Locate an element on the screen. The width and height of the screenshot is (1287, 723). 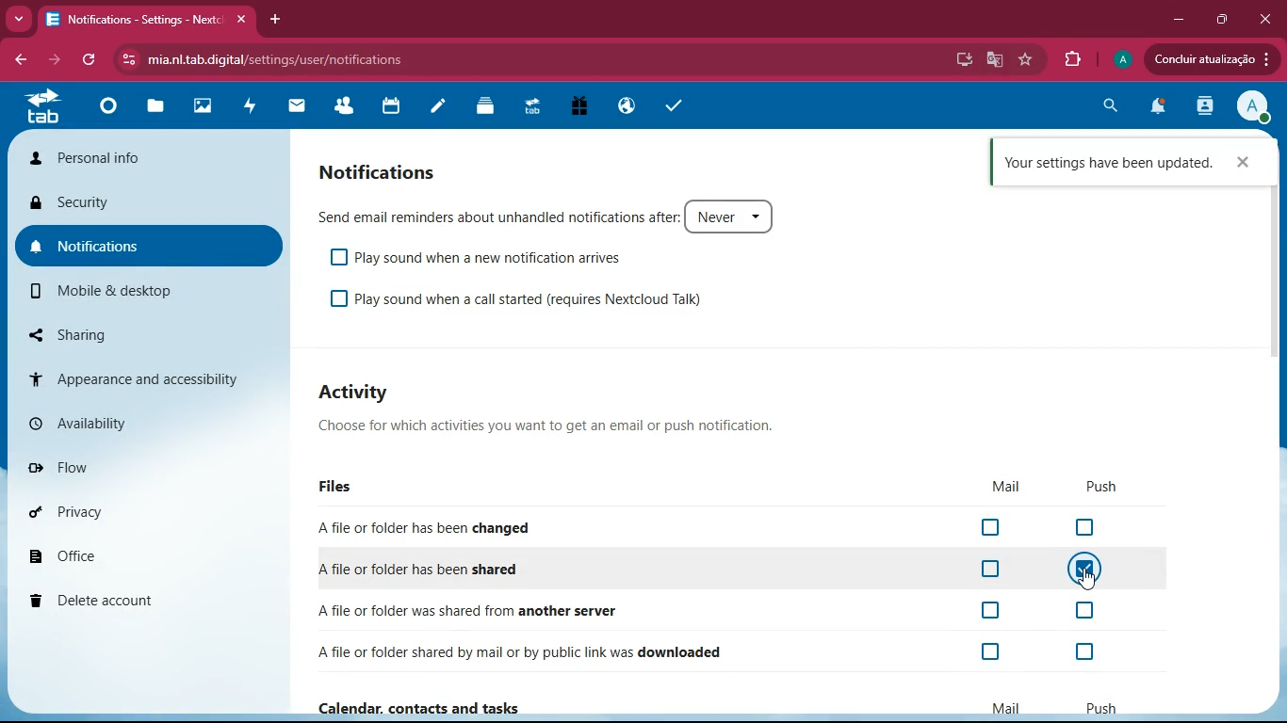
more is located at coordinates (18, 19).